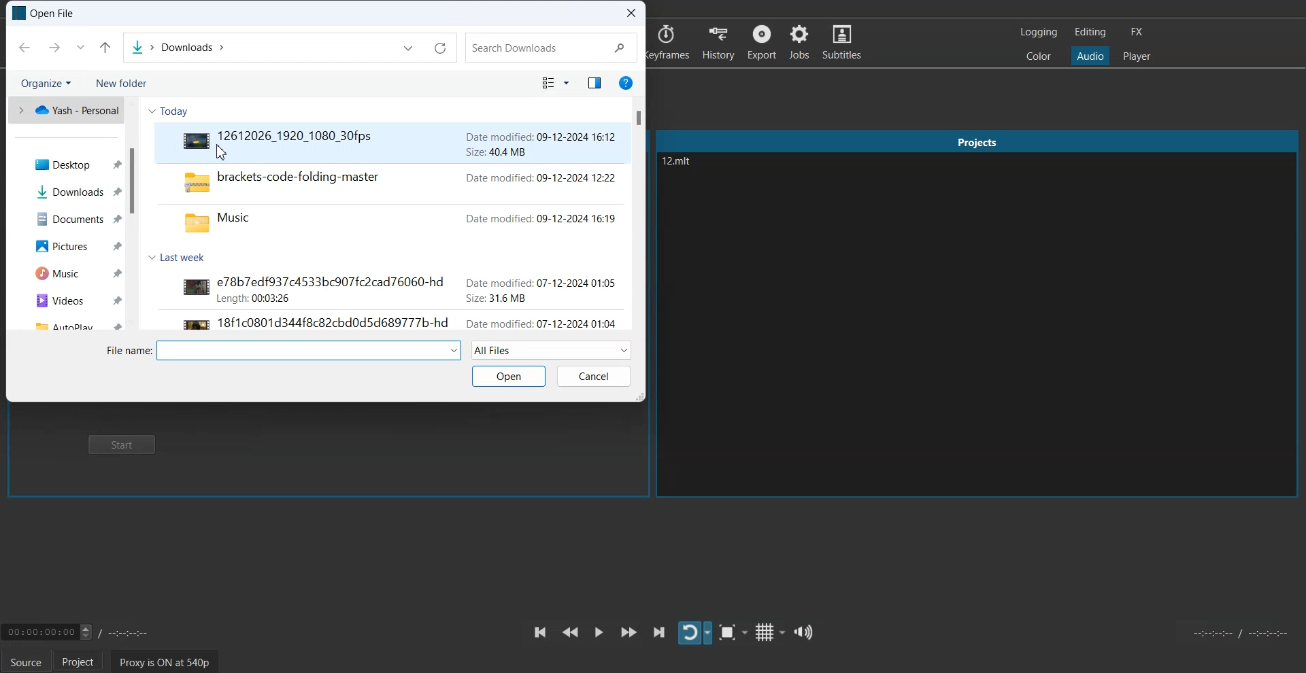  I want to click on Keyframes, so click(669, 41).